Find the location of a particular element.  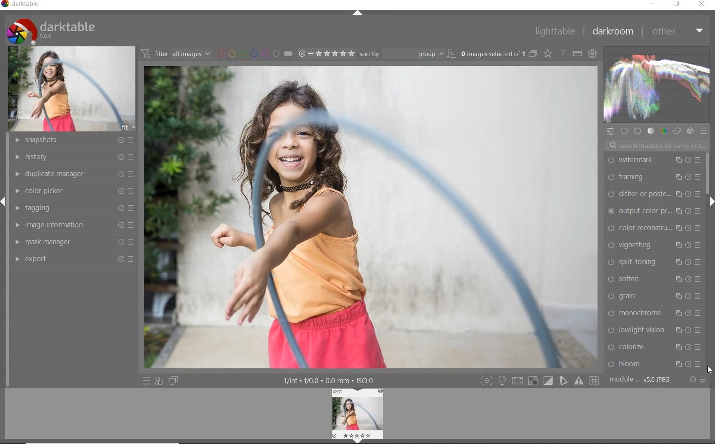

toggle mode  is located at coordinates (564, 382).